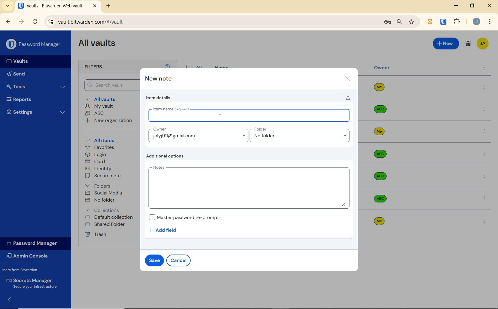 This screenshot has height=309, width=498. I want to click on Password Manager, so click(34, 243).